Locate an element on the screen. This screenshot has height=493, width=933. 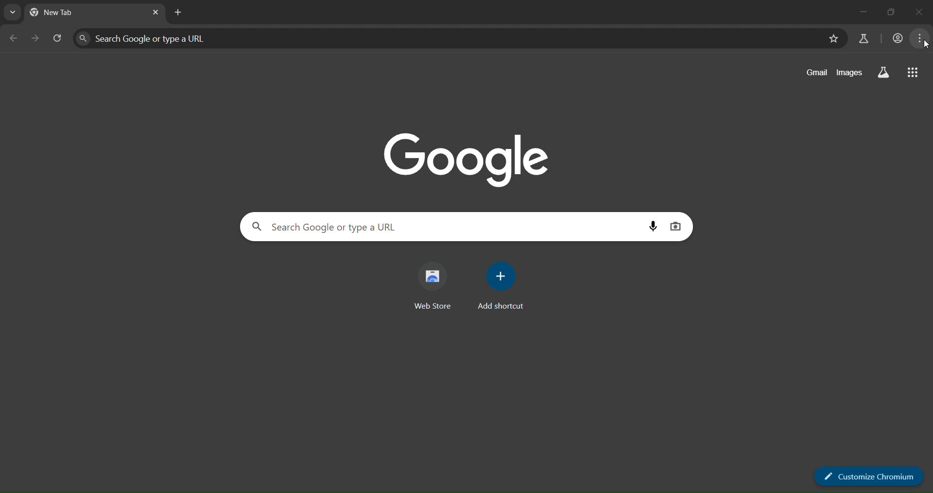
close is located at coordinates (922, 9).